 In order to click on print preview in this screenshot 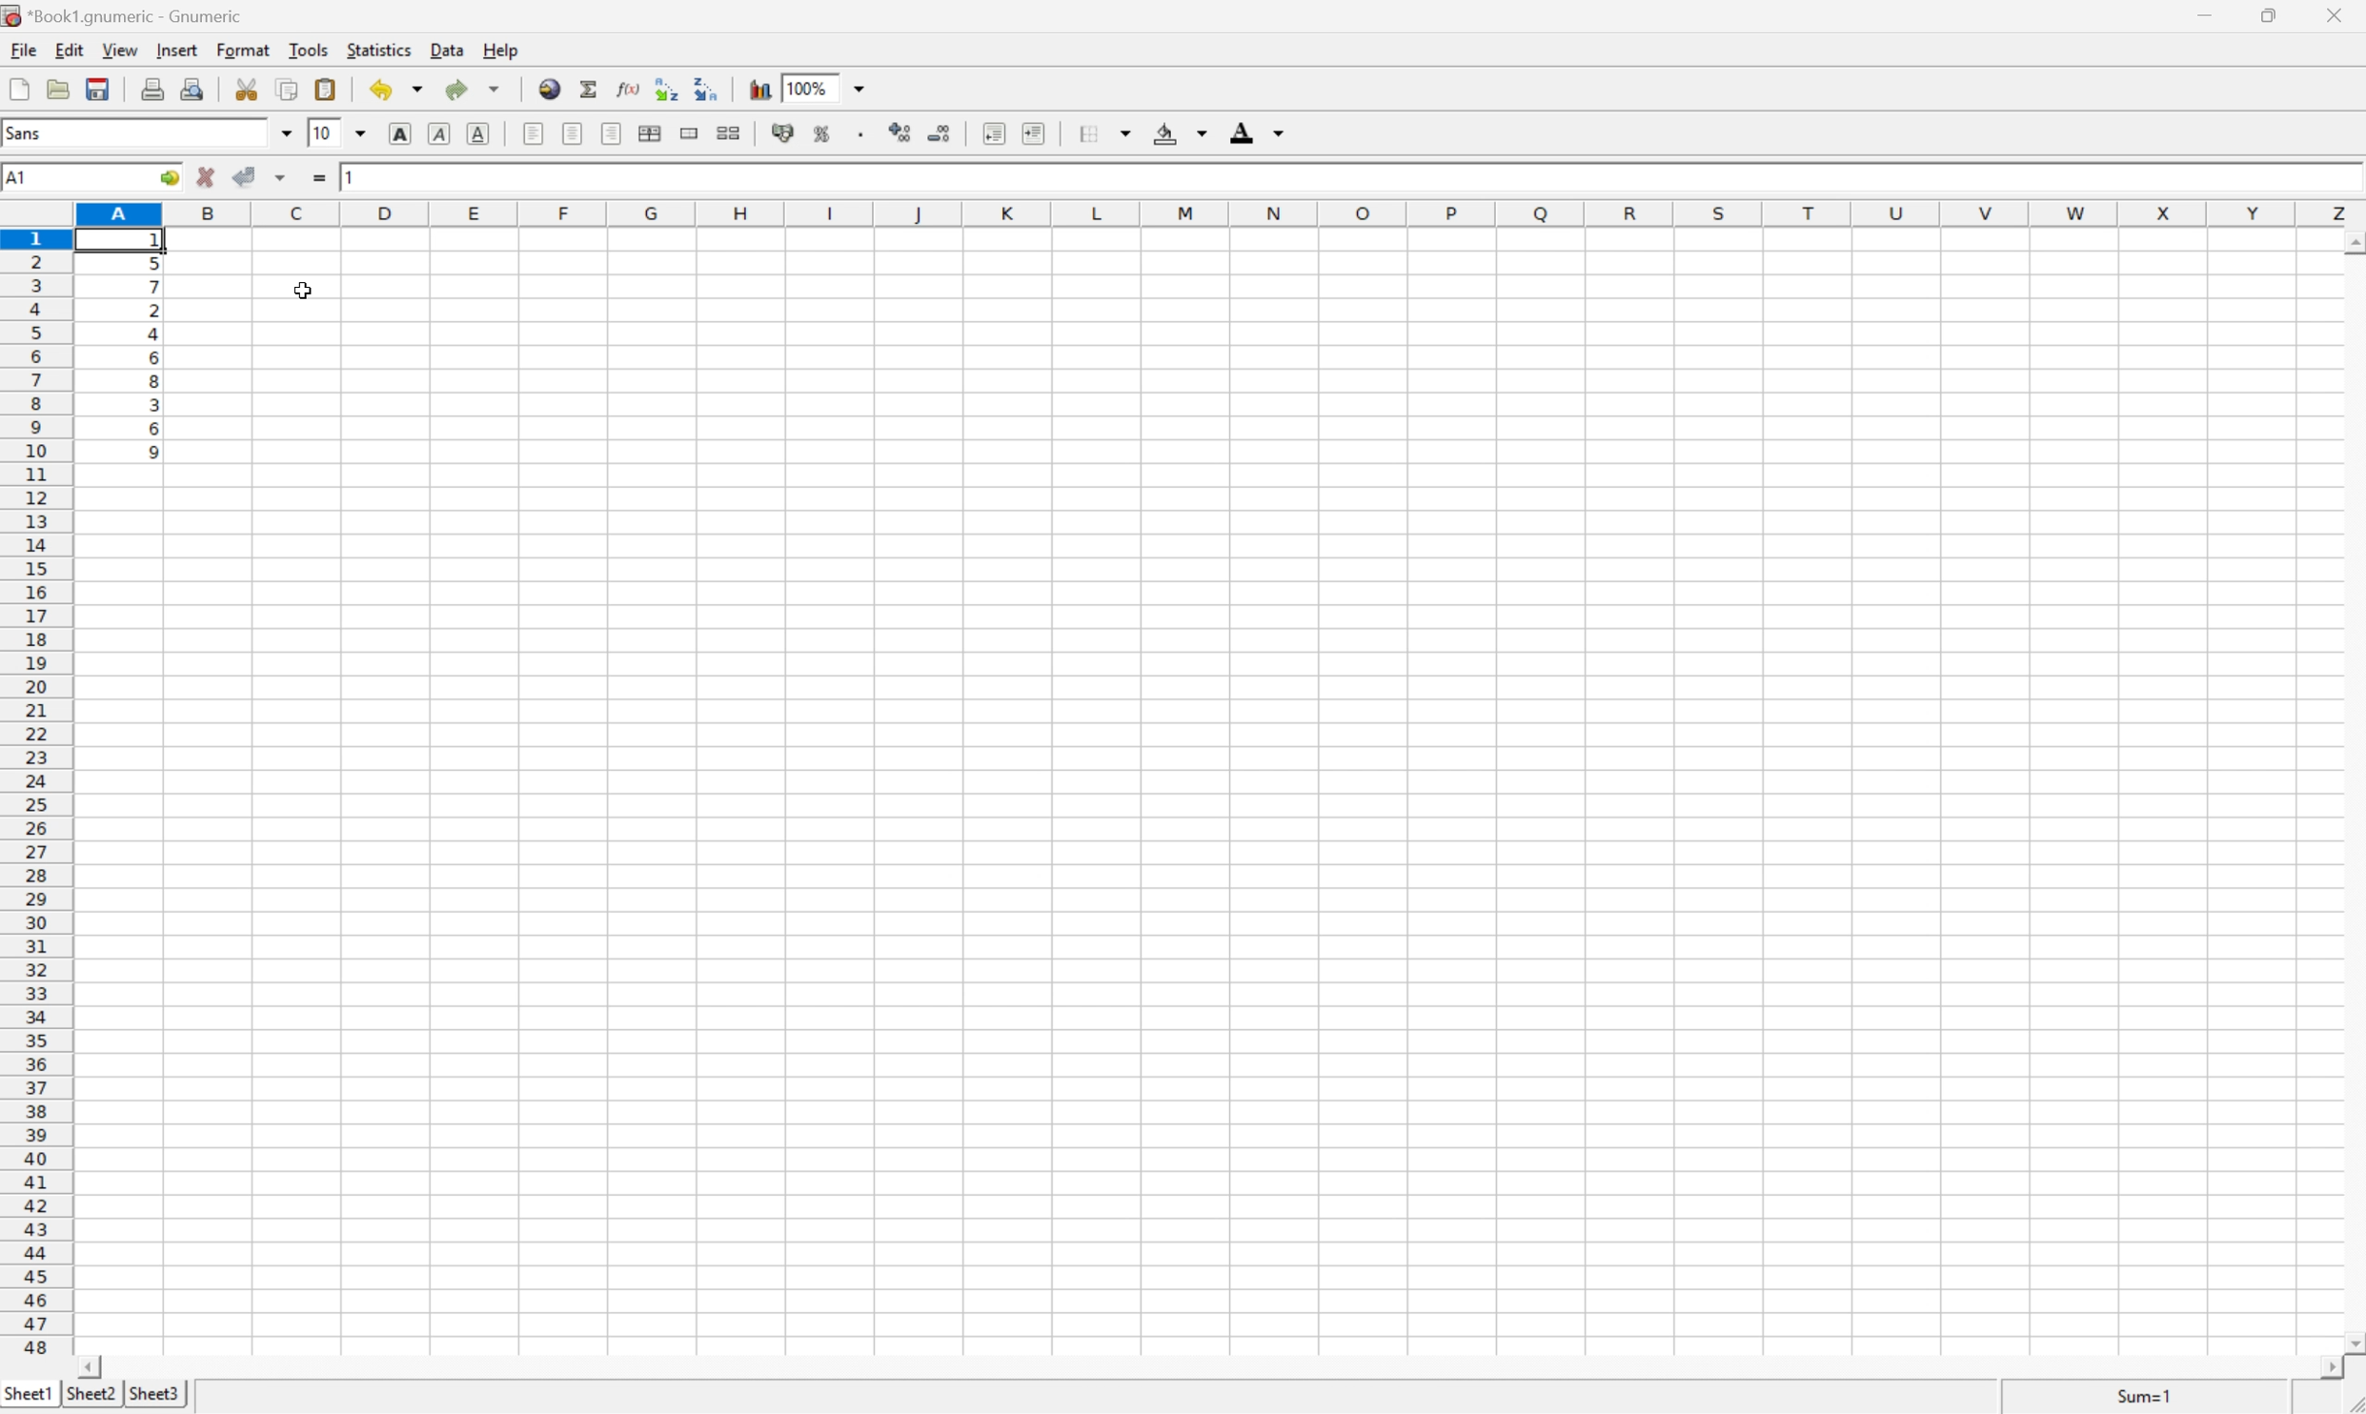, I will do `click(191, 87)`.